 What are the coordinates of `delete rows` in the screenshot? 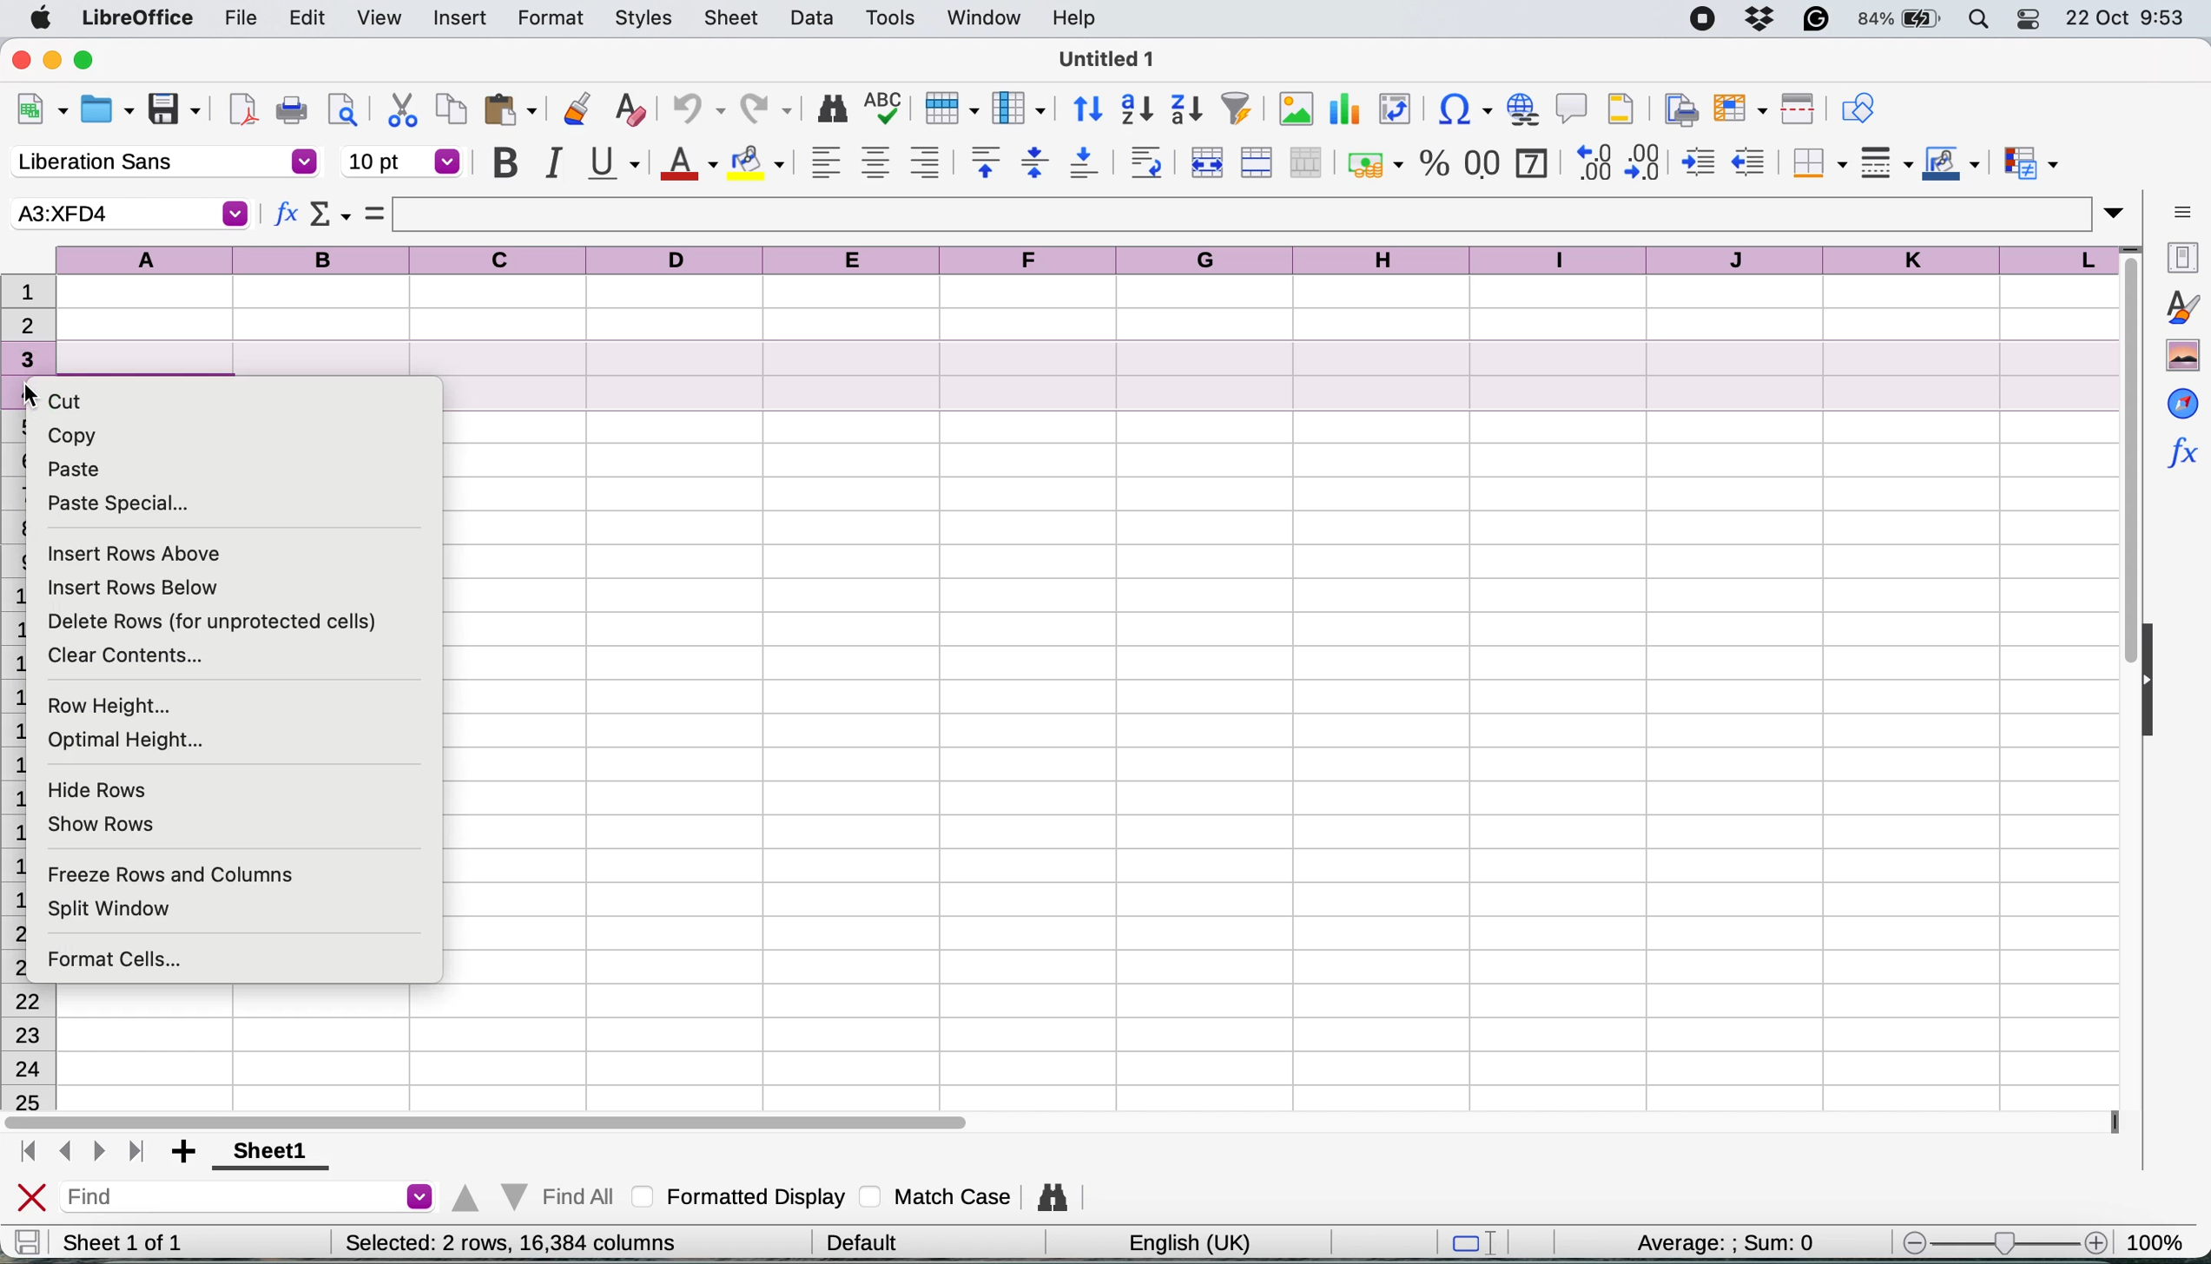 It's located at (214, 623).